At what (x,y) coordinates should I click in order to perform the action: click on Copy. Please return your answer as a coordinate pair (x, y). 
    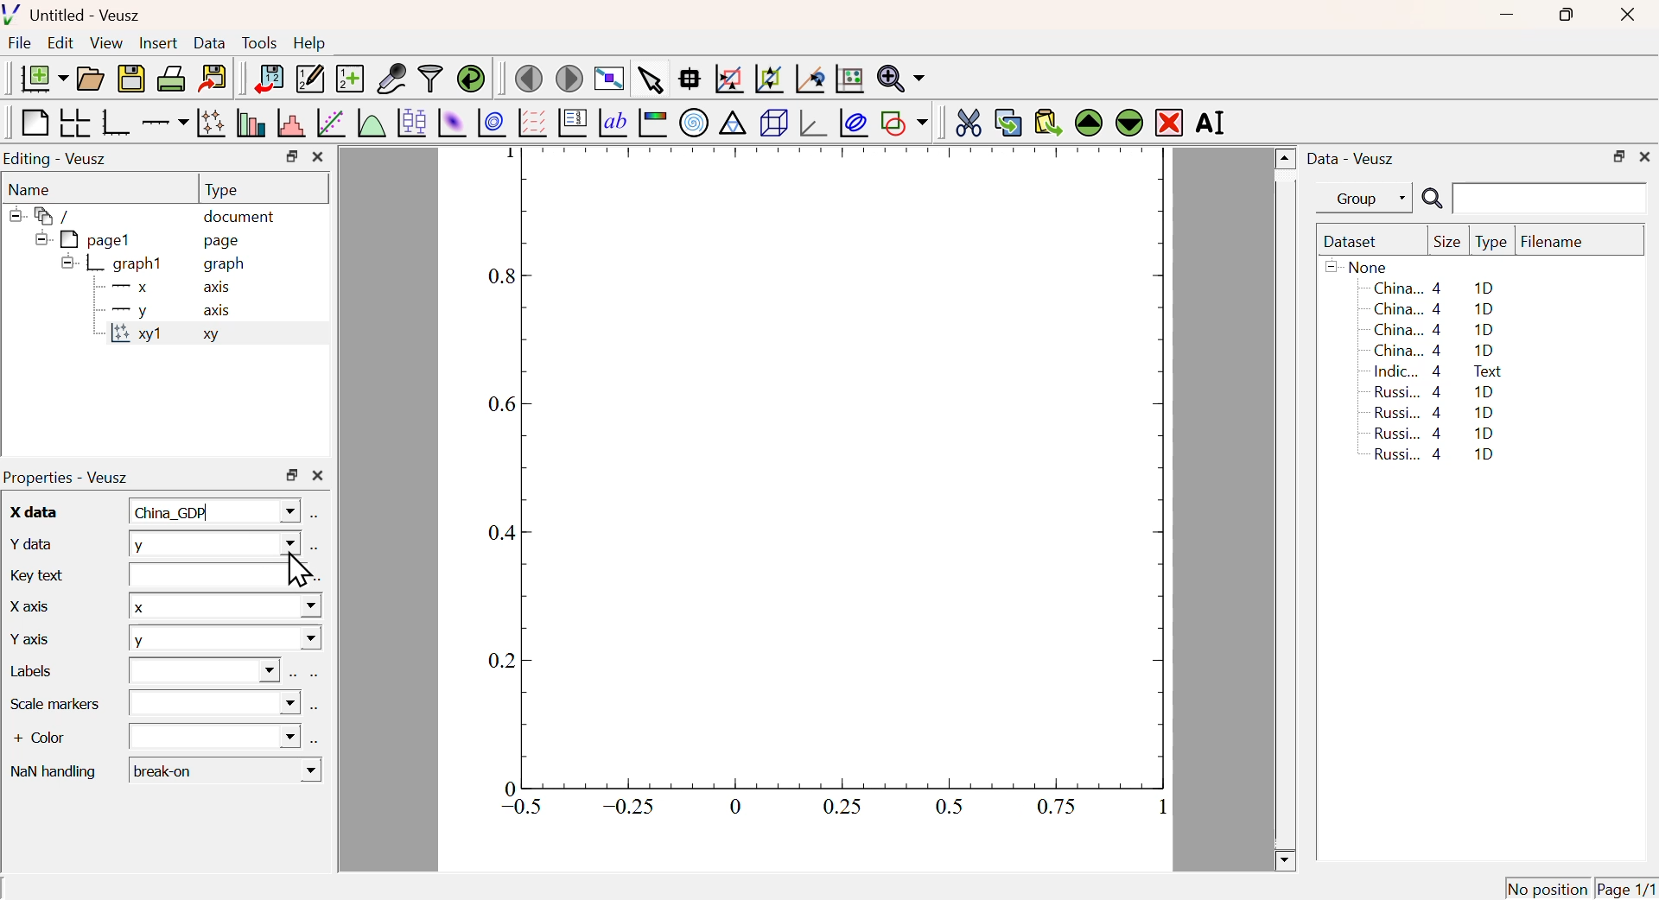
    Looking at the image, I should click on (1007, 123).